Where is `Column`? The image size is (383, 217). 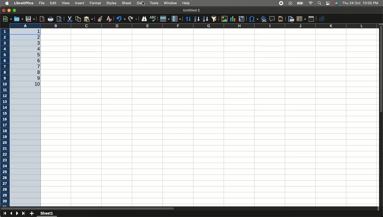 Column is located at coordinates (177, 18).